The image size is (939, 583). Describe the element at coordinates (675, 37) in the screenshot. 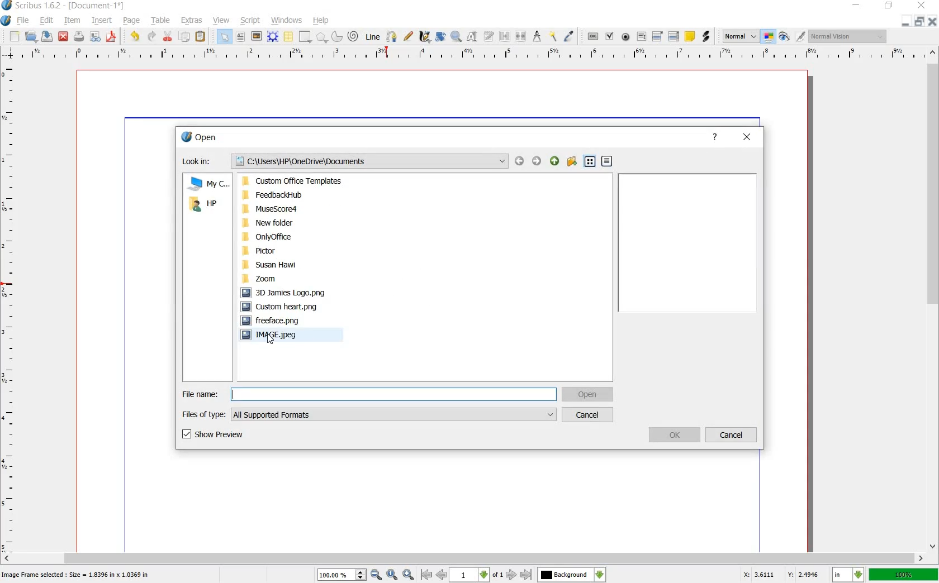

I see `pdf list box` at that location.